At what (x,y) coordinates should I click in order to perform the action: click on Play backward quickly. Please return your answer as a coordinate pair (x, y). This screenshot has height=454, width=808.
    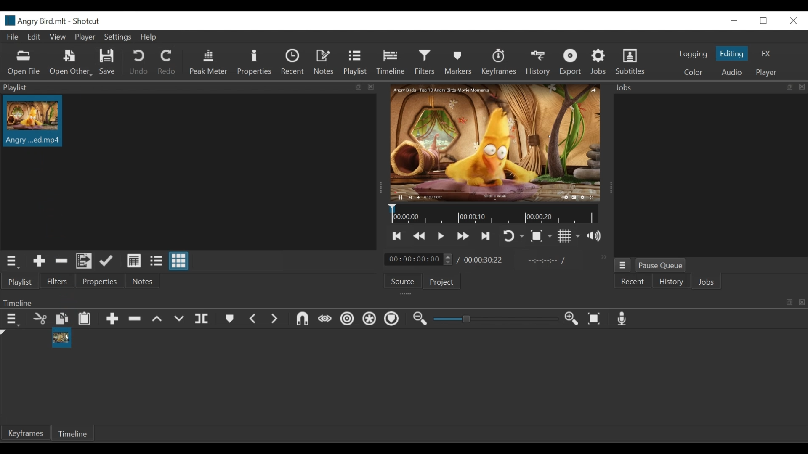
    Looking at the image, I should click on (418, 236).